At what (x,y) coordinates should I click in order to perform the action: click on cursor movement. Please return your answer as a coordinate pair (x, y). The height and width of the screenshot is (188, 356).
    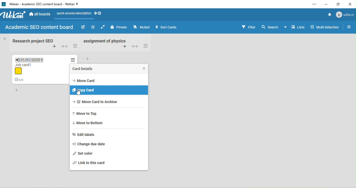
    Looking at the image, I should click on (78, 92).